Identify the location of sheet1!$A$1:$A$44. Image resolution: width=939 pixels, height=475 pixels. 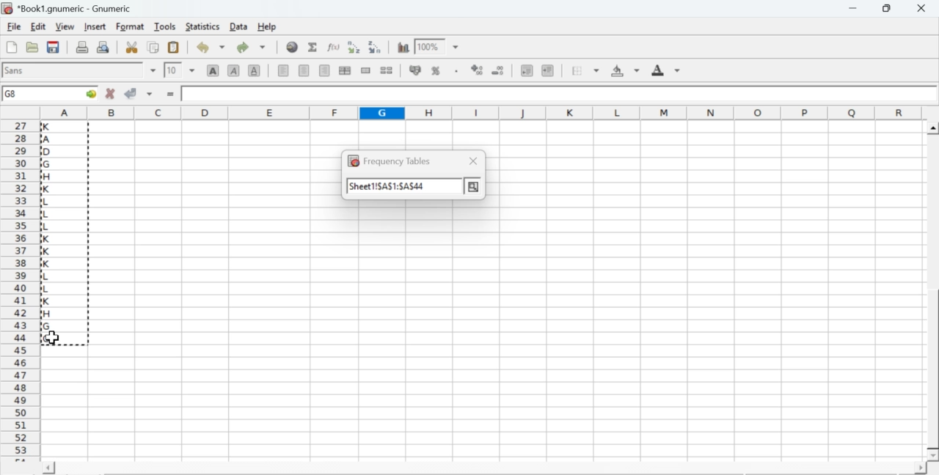
(387, 186).